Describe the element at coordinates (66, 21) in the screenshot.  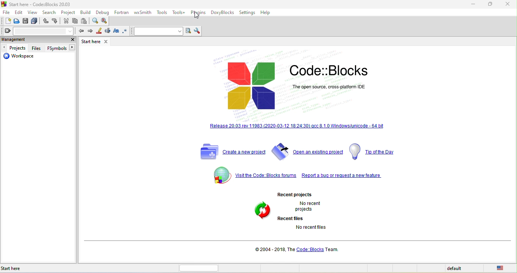
I see `cut` at that location.